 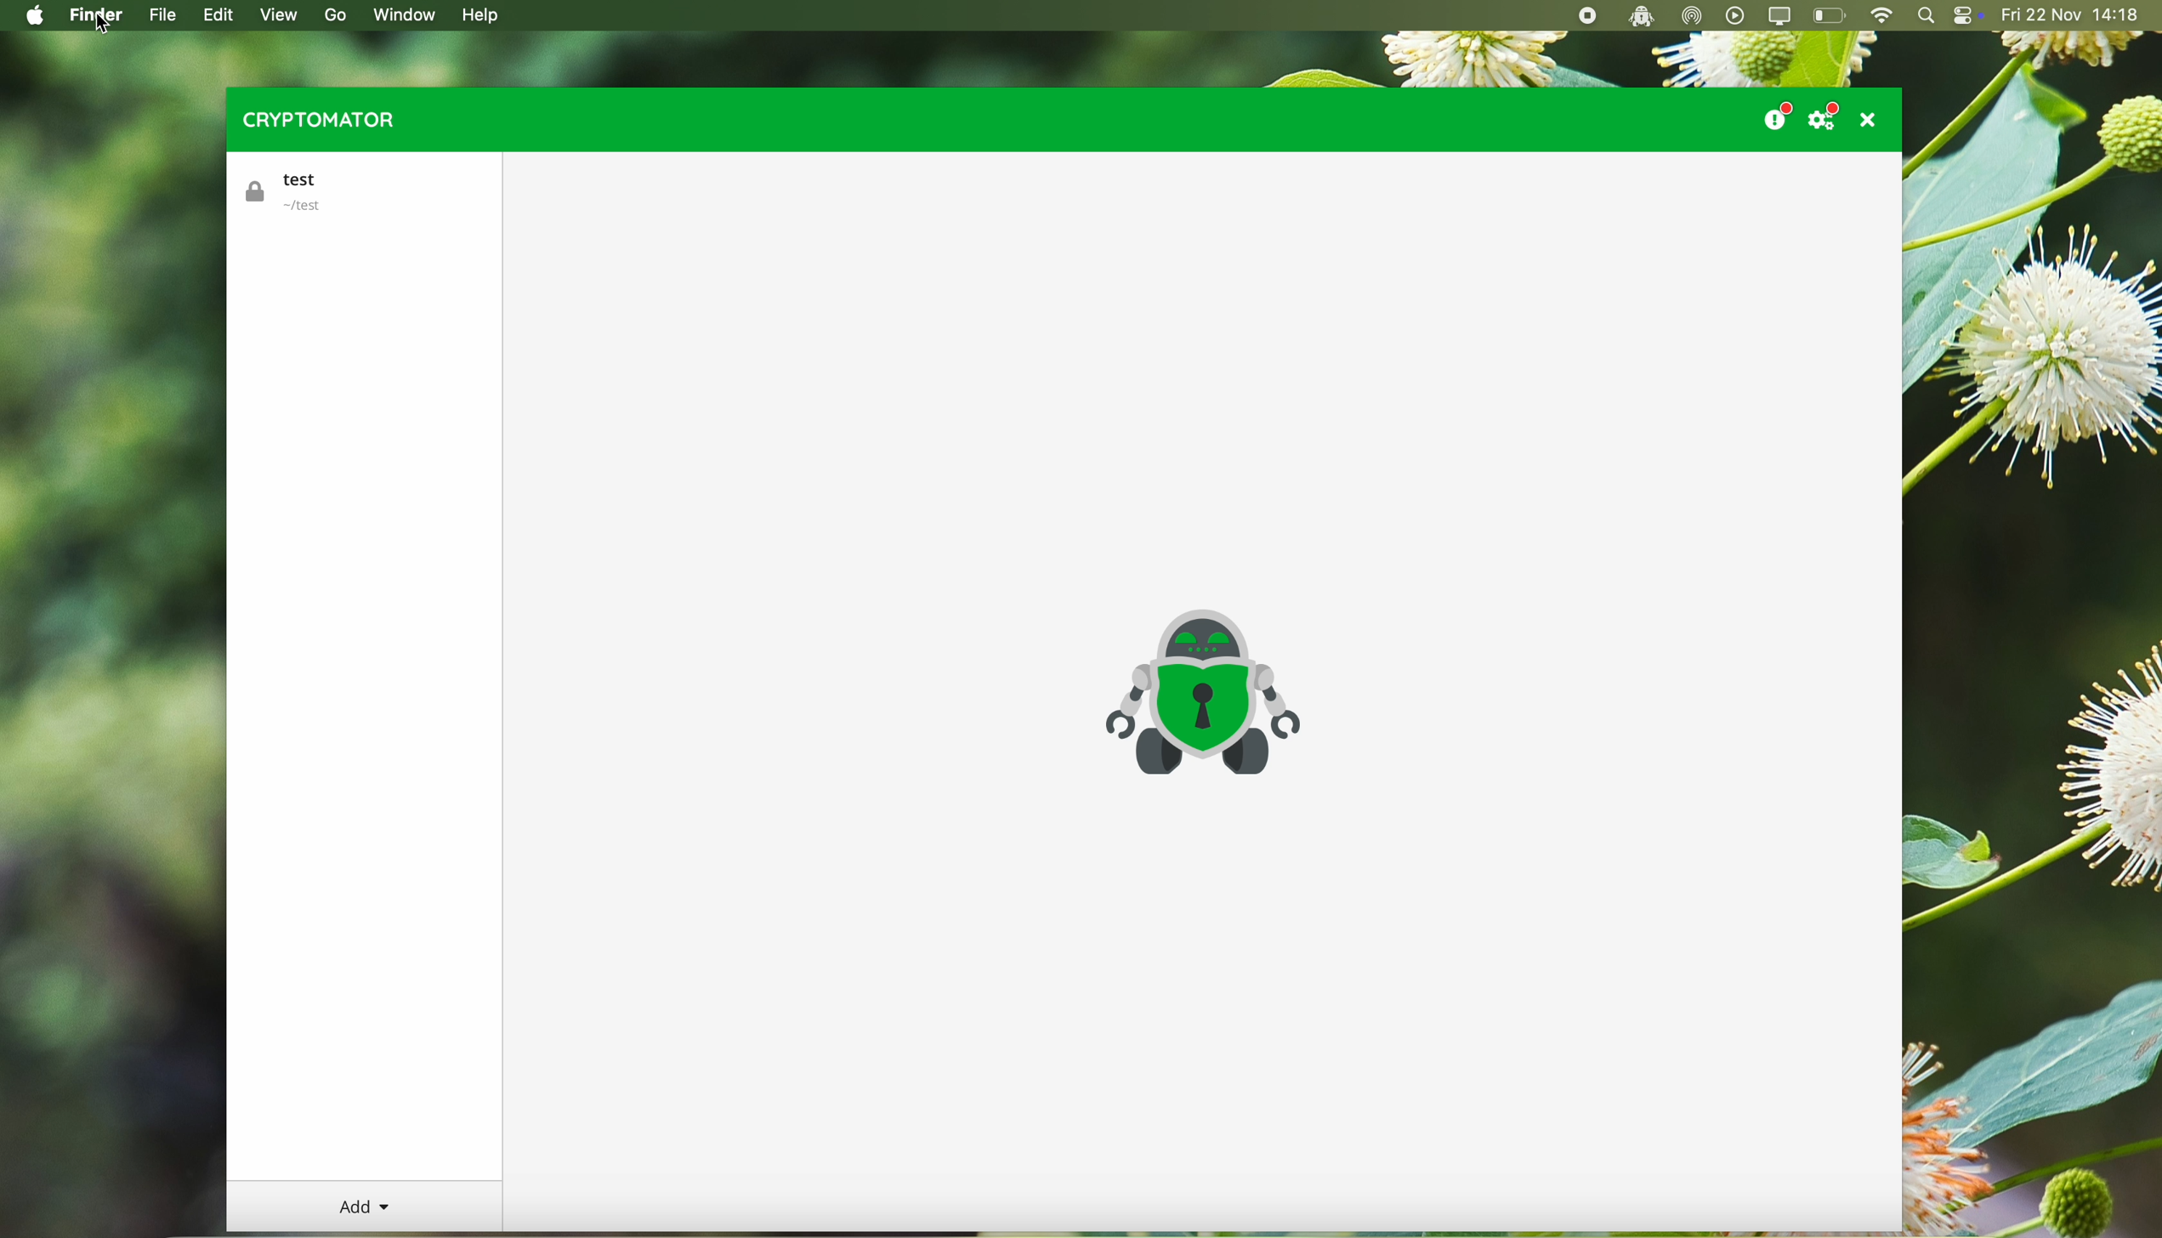 What do you see at coordinates (223, 16) in the screenshot?
I see `edit` at bounding box center [223, 16].